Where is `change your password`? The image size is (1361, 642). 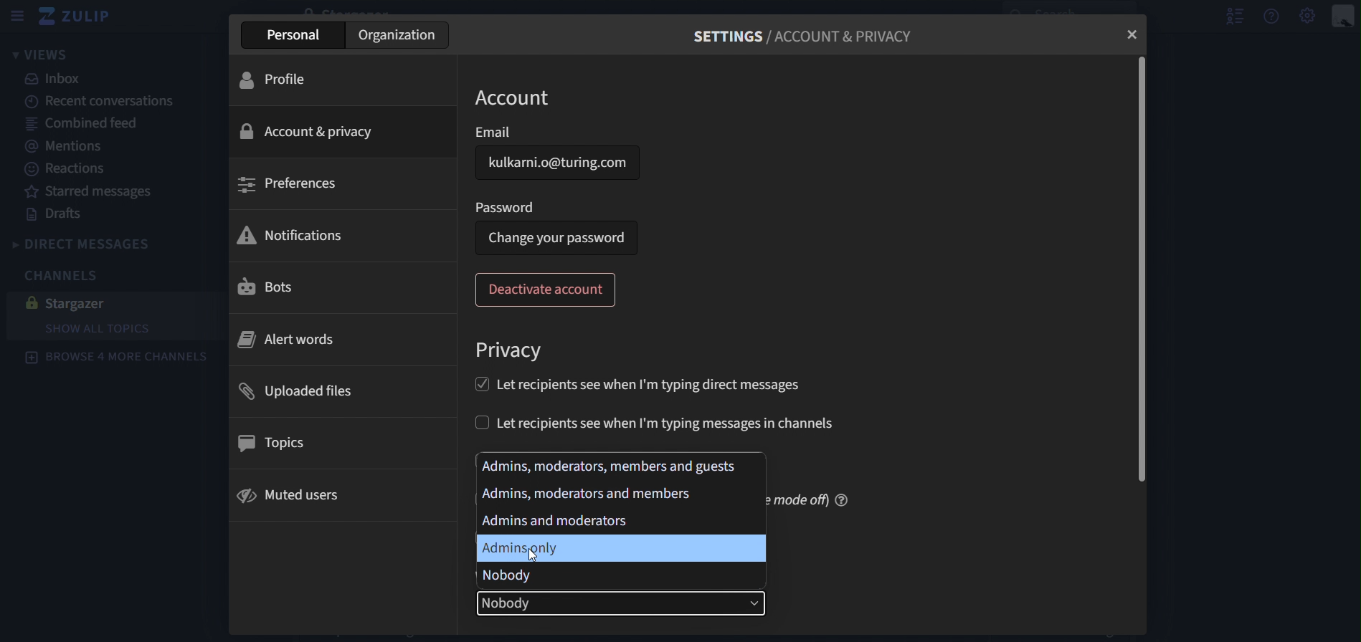 change your password is located at coordinates (558, 238).